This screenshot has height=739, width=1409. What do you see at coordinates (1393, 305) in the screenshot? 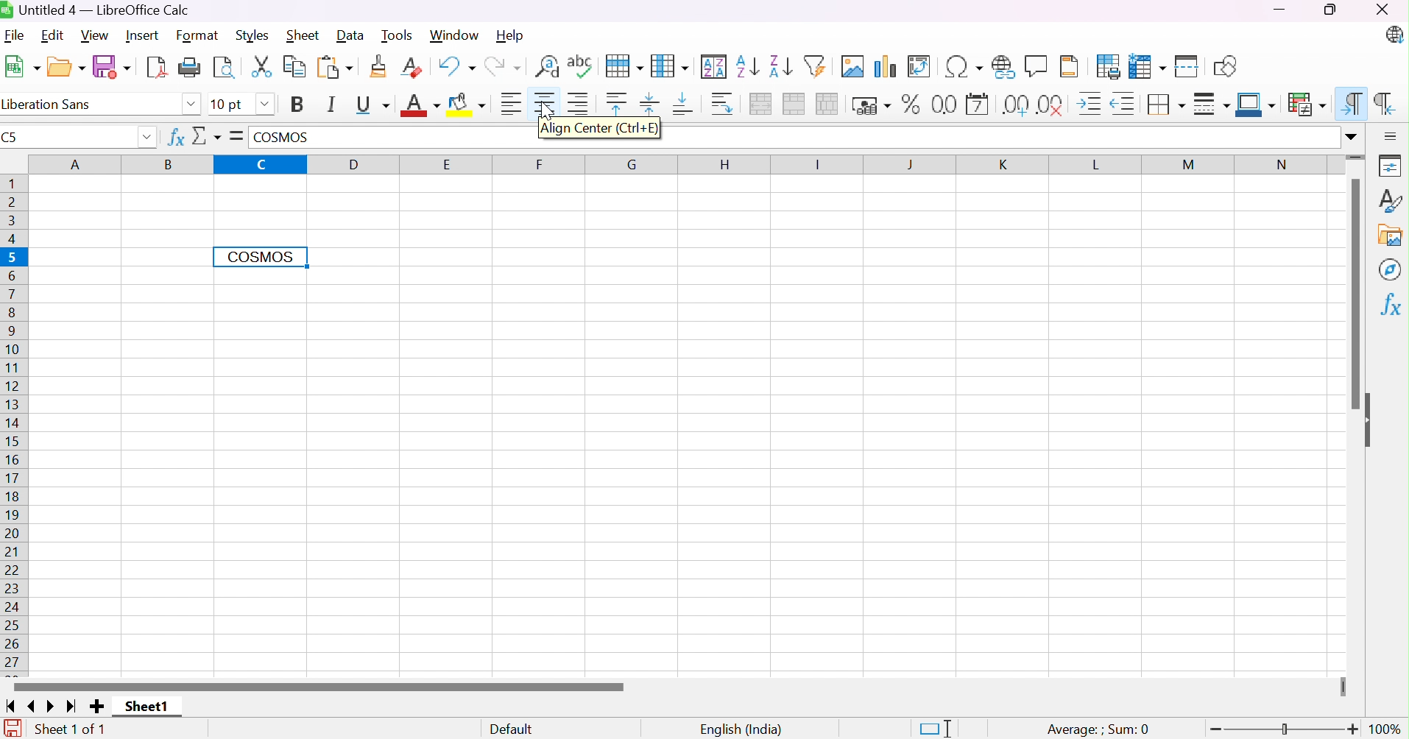
I see `Functions` at bounding box center [1393, 305].